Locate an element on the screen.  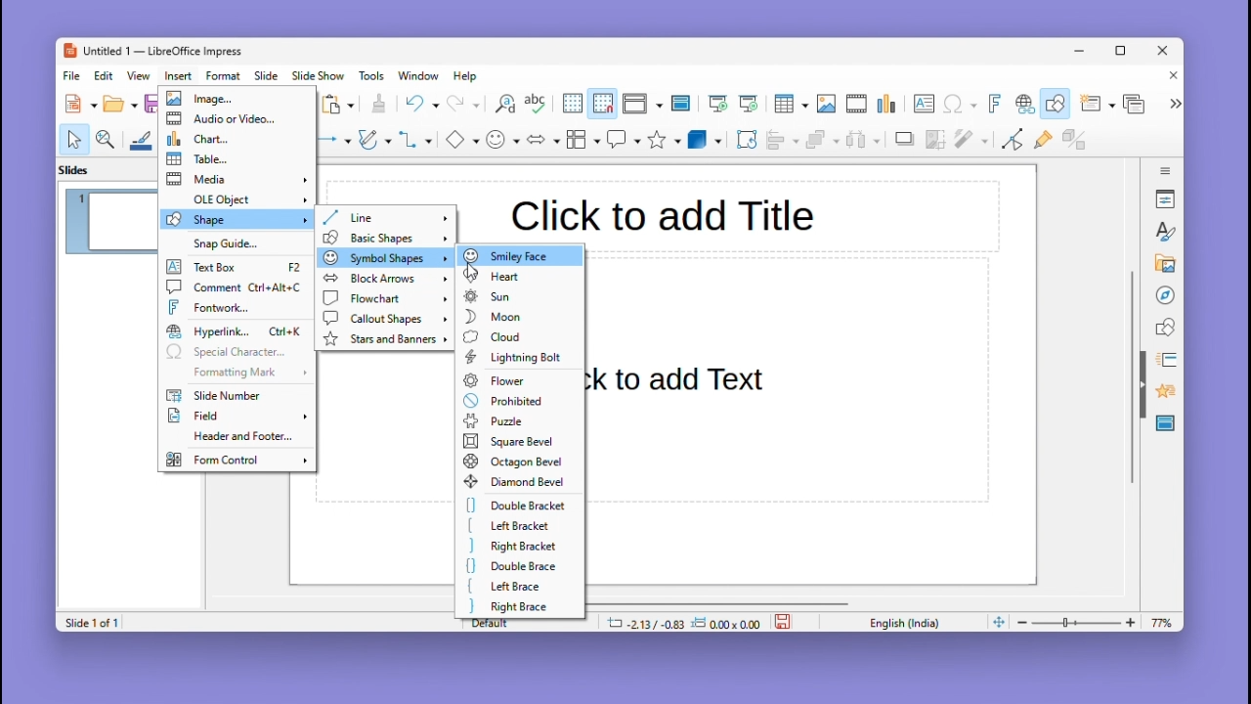
Smiley face is located at coordinates (520, 254).